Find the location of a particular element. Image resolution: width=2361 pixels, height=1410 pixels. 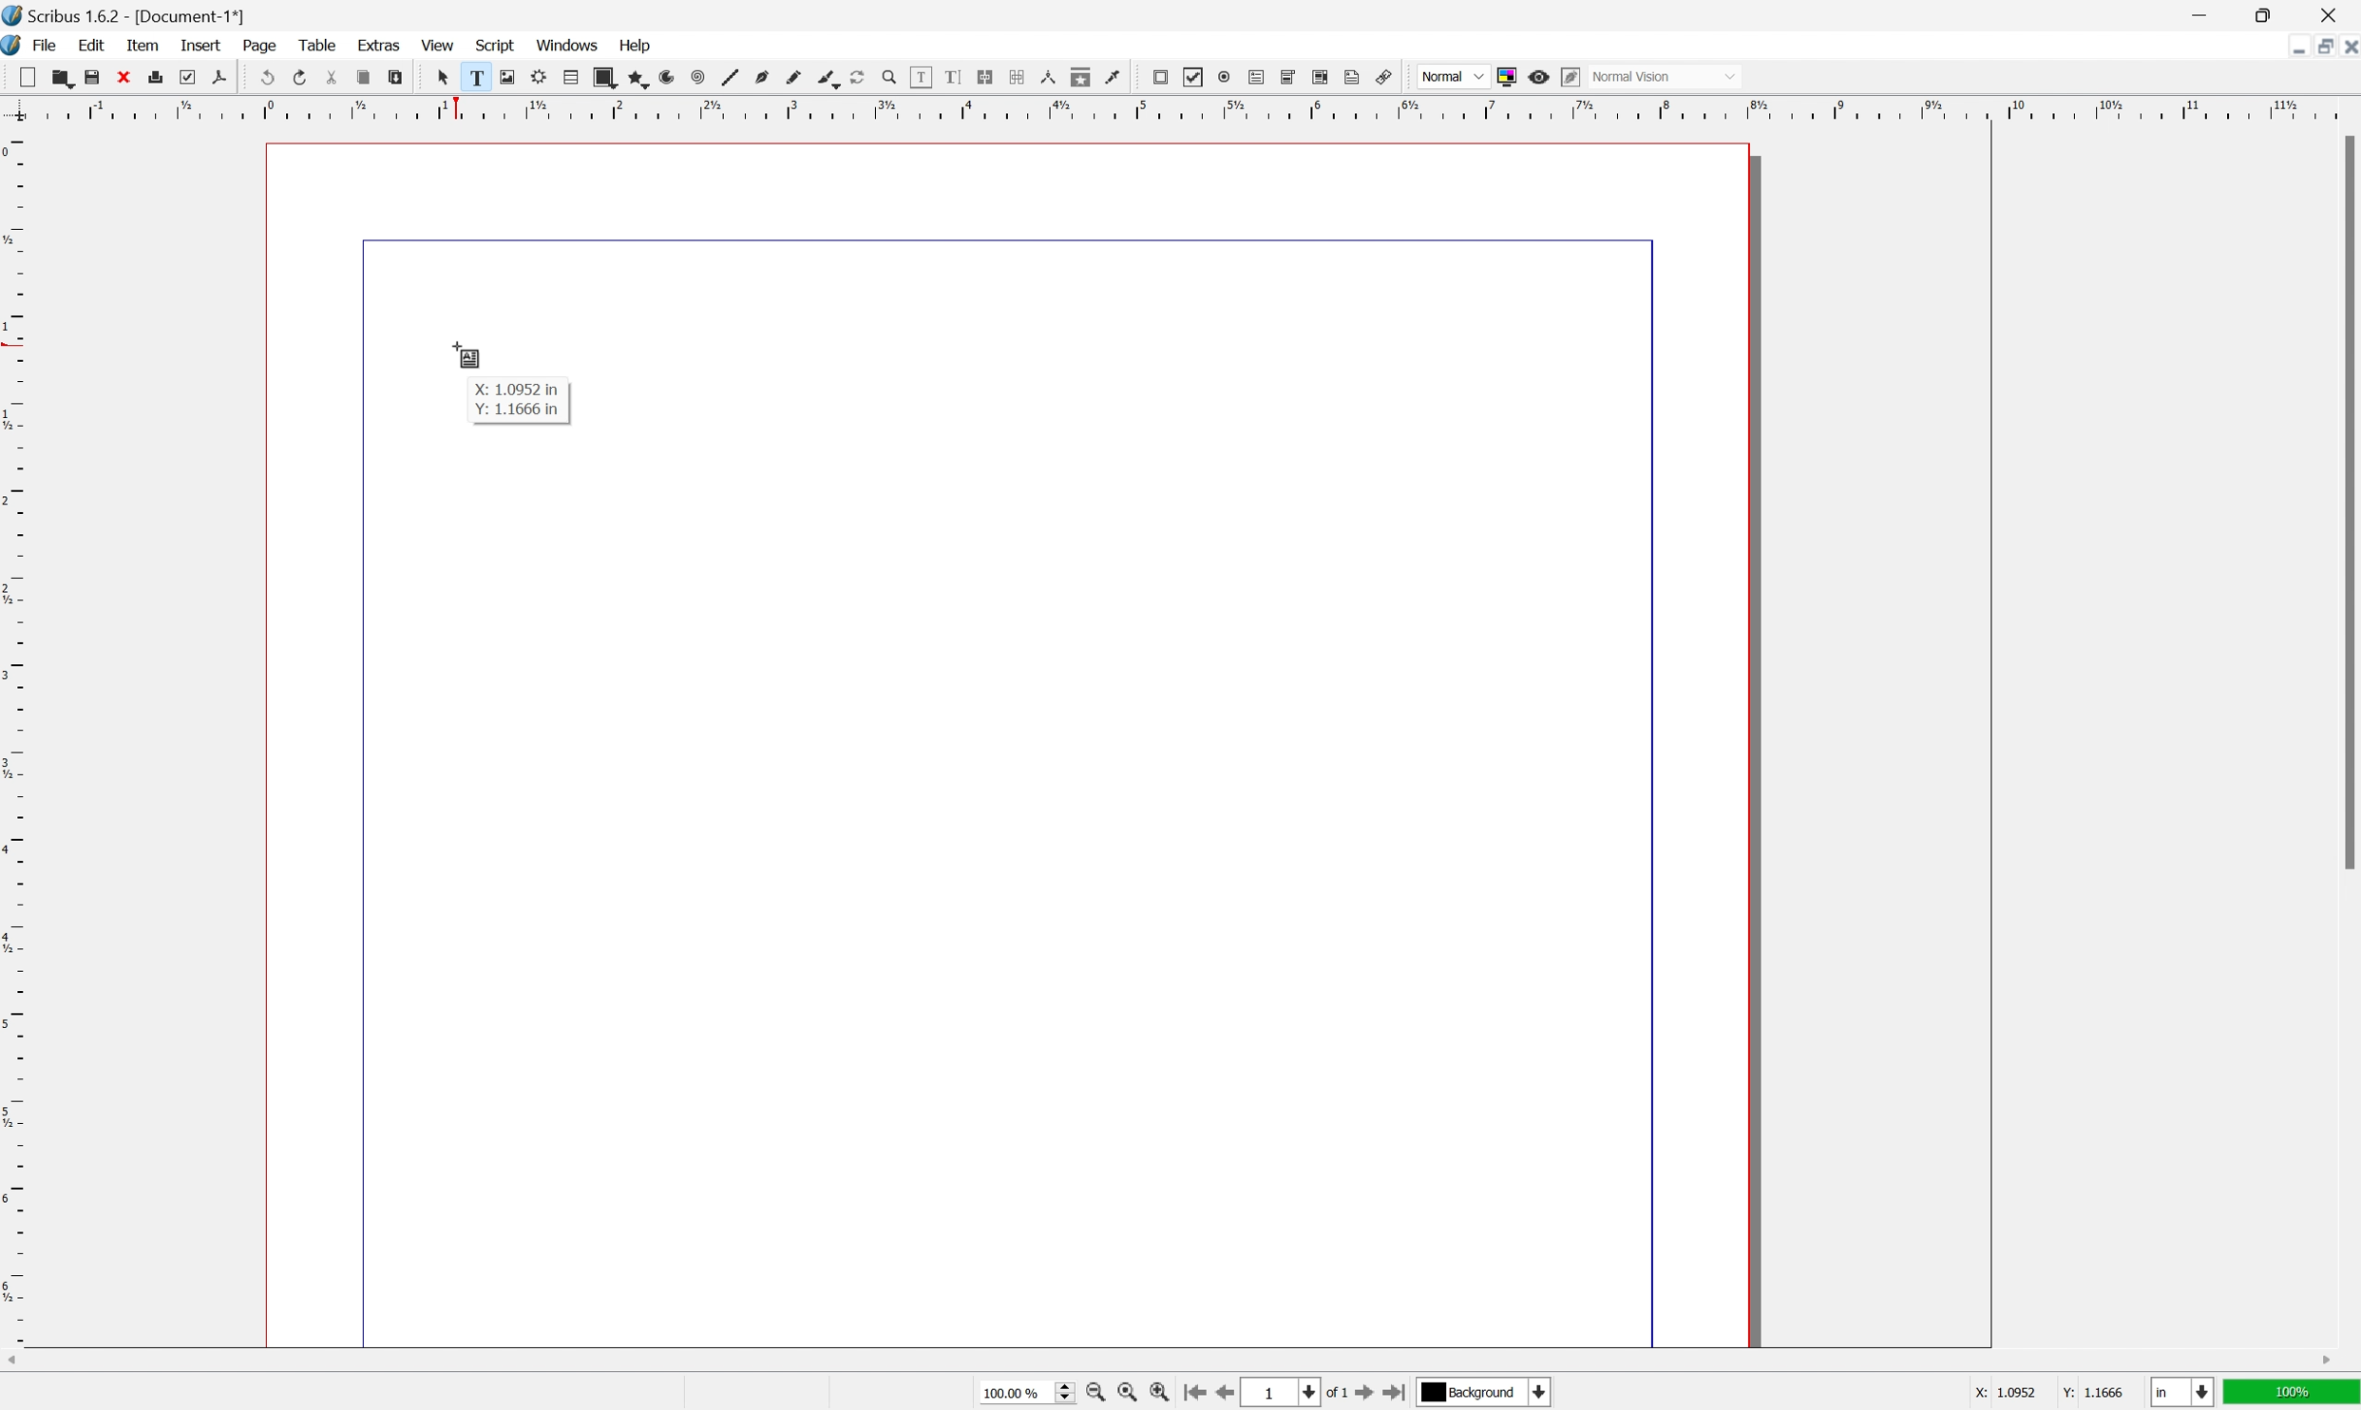

preflight verifier is located at coordinates (187, 76).